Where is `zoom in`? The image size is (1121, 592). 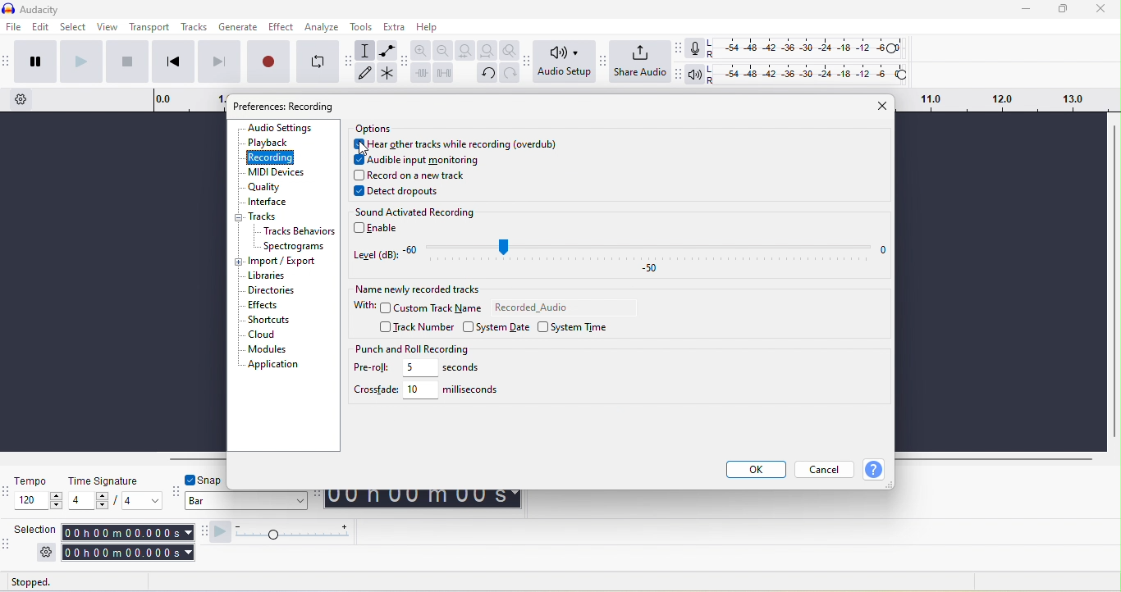
zoom in is located at coordinates (421, 52).